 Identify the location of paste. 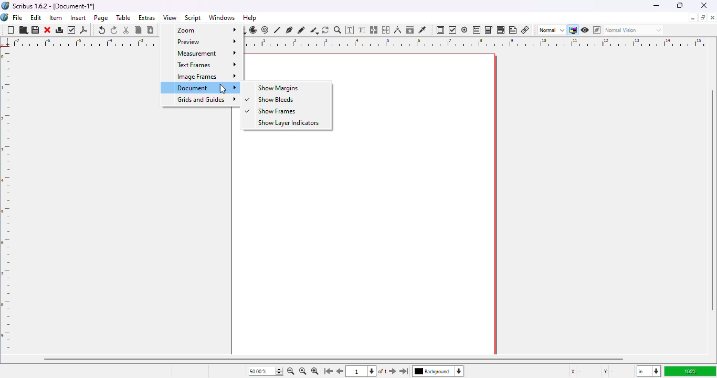
(151, 30).